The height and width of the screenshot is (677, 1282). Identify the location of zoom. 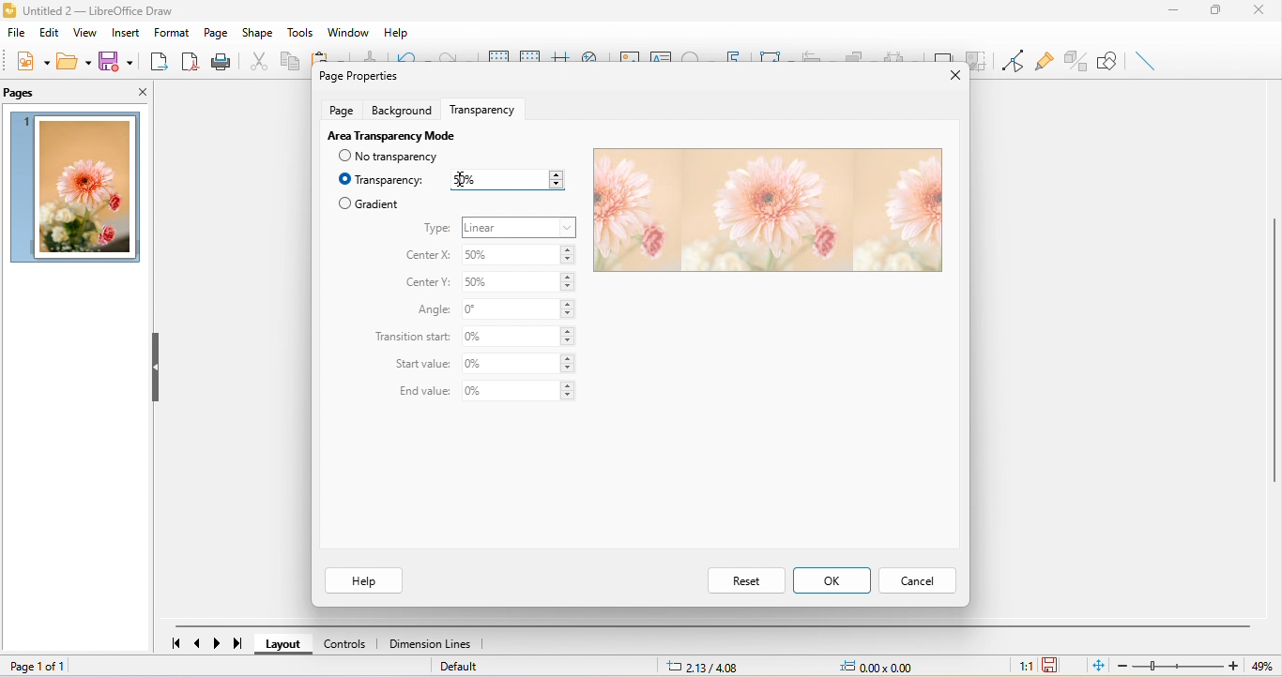
(1193, 666).